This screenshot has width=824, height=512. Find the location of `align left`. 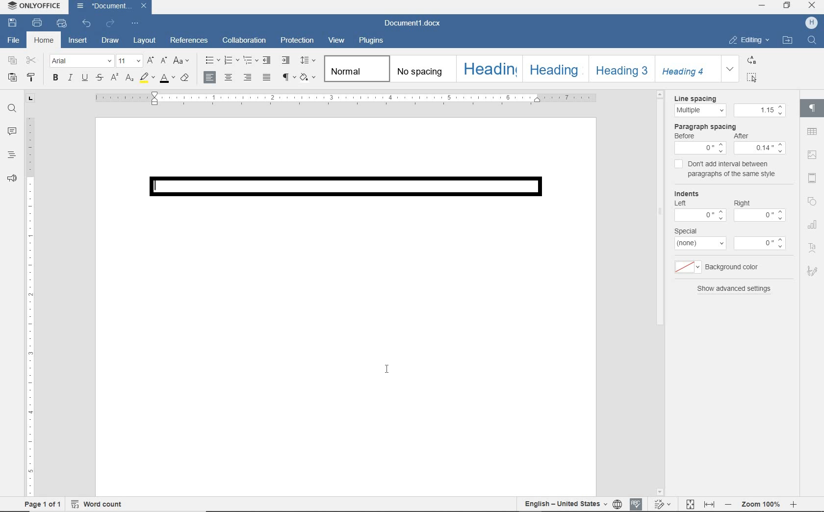

align left is located at coordinates (210, 78).